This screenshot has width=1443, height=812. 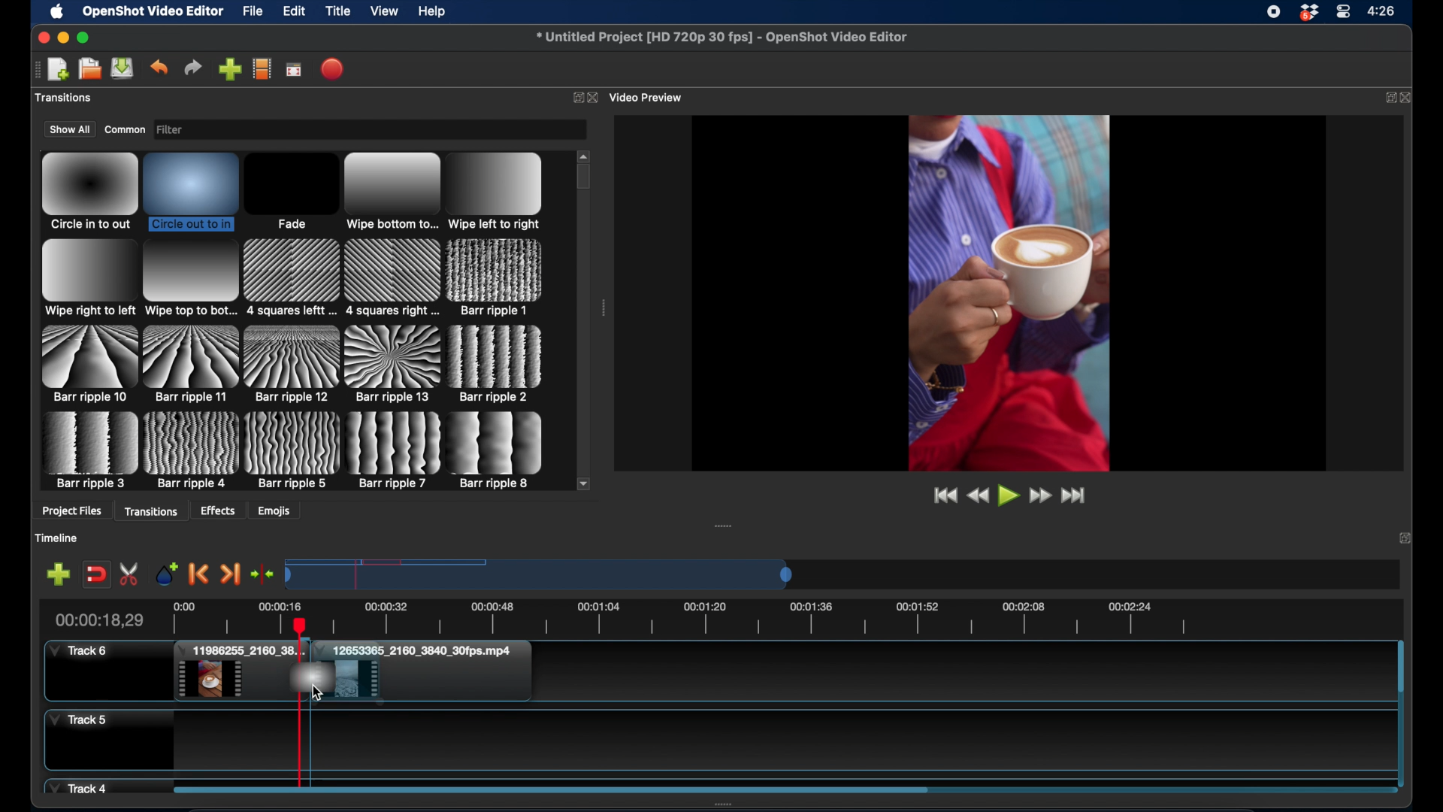 What do you see at coordinates (594, 98) in the screenshot?
I see `close` at bounding box center [594, 98].